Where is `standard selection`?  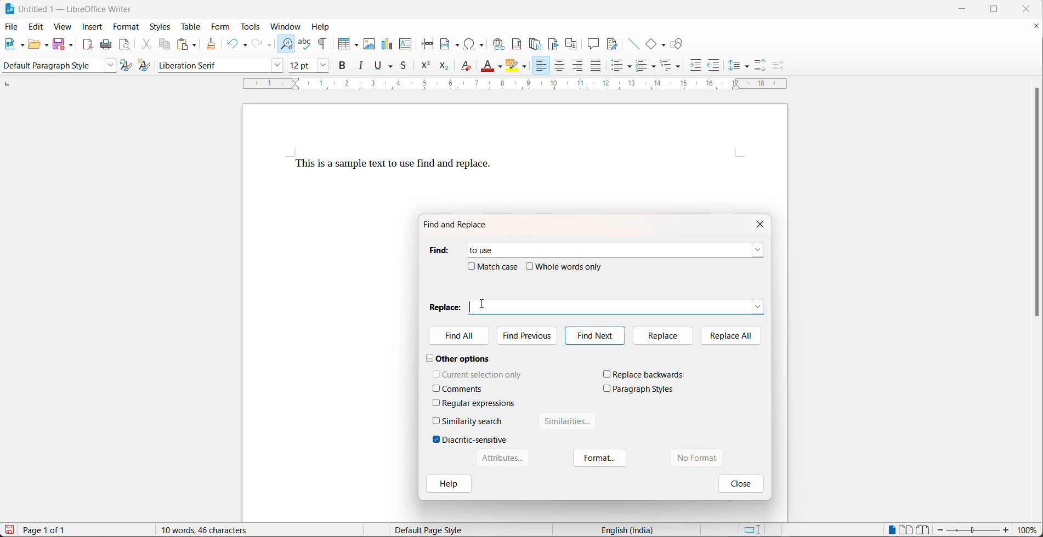
standard selection is located at coordinates (752, 529).